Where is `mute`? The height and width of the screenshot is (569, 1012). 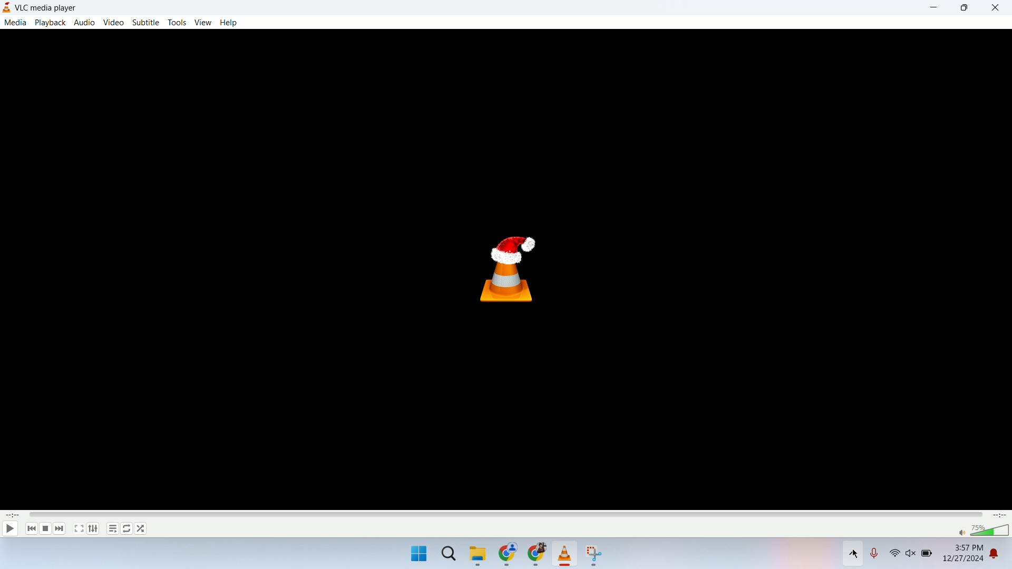
mute is located at coordinates (961, 533).